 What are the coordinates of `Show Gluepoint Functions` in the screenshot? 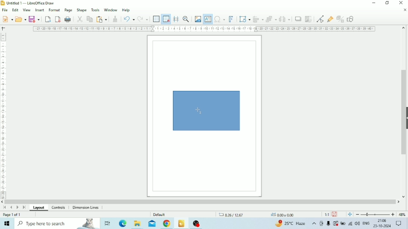 It's located at (330, 19).